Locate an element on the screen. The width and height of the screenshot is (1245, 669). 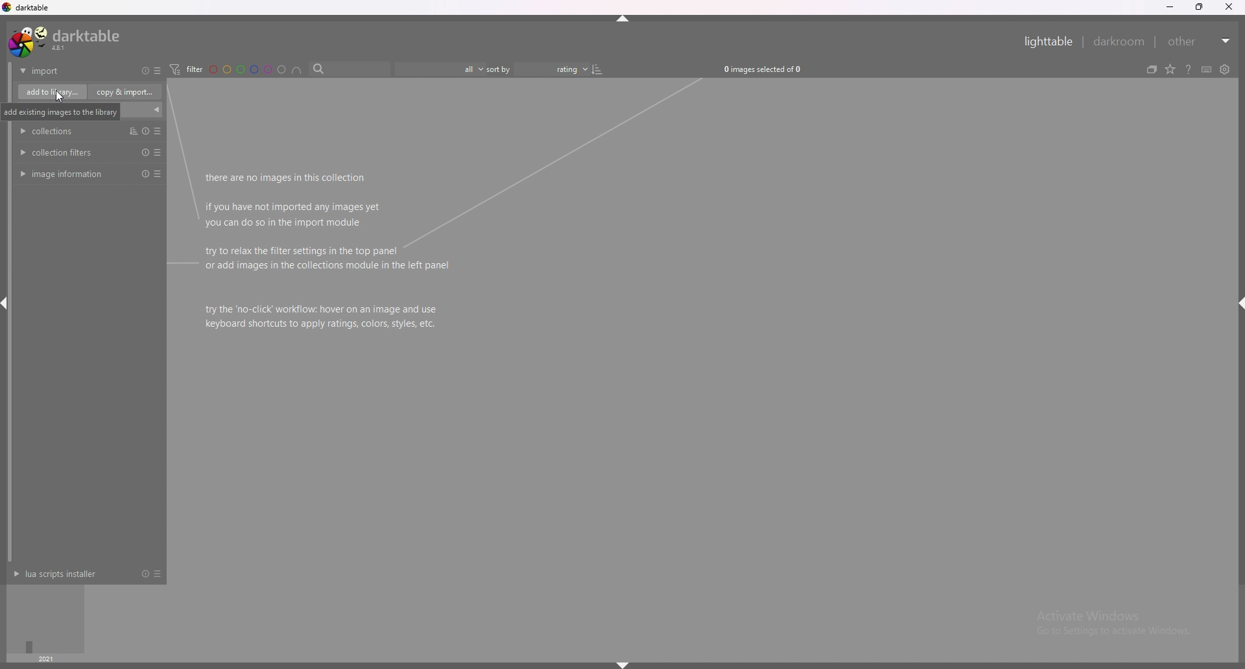
year is located at coordinates (45, 659).